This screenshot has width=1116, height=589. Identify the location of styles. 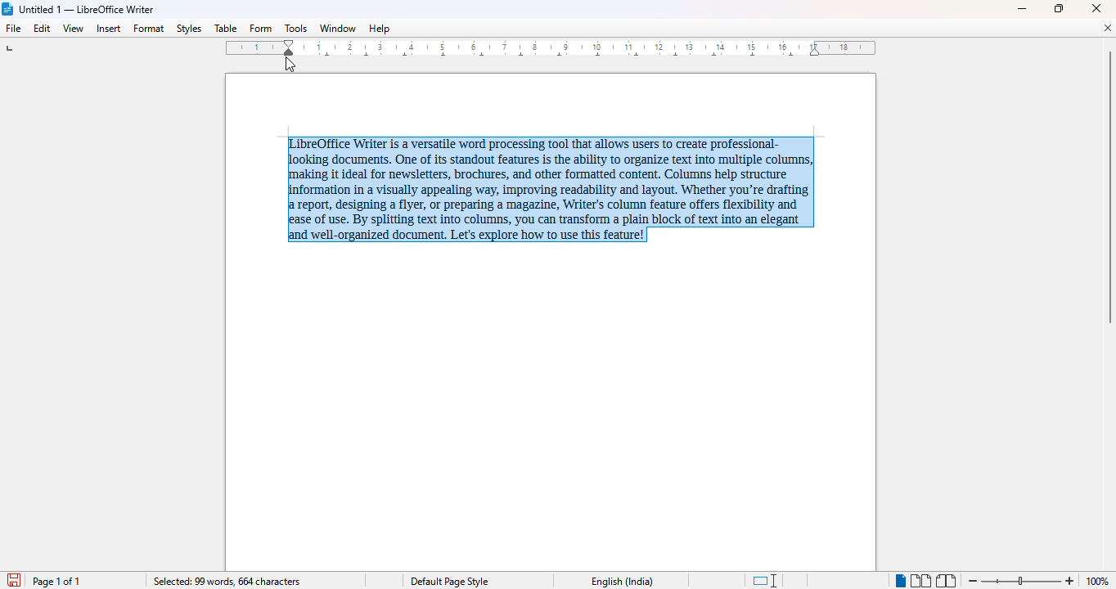
(188, 28).